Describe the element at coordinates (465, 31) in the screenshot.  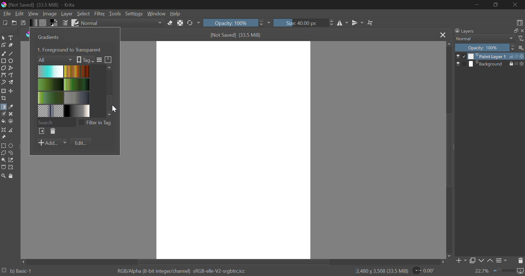
I see `Layers` at that location.